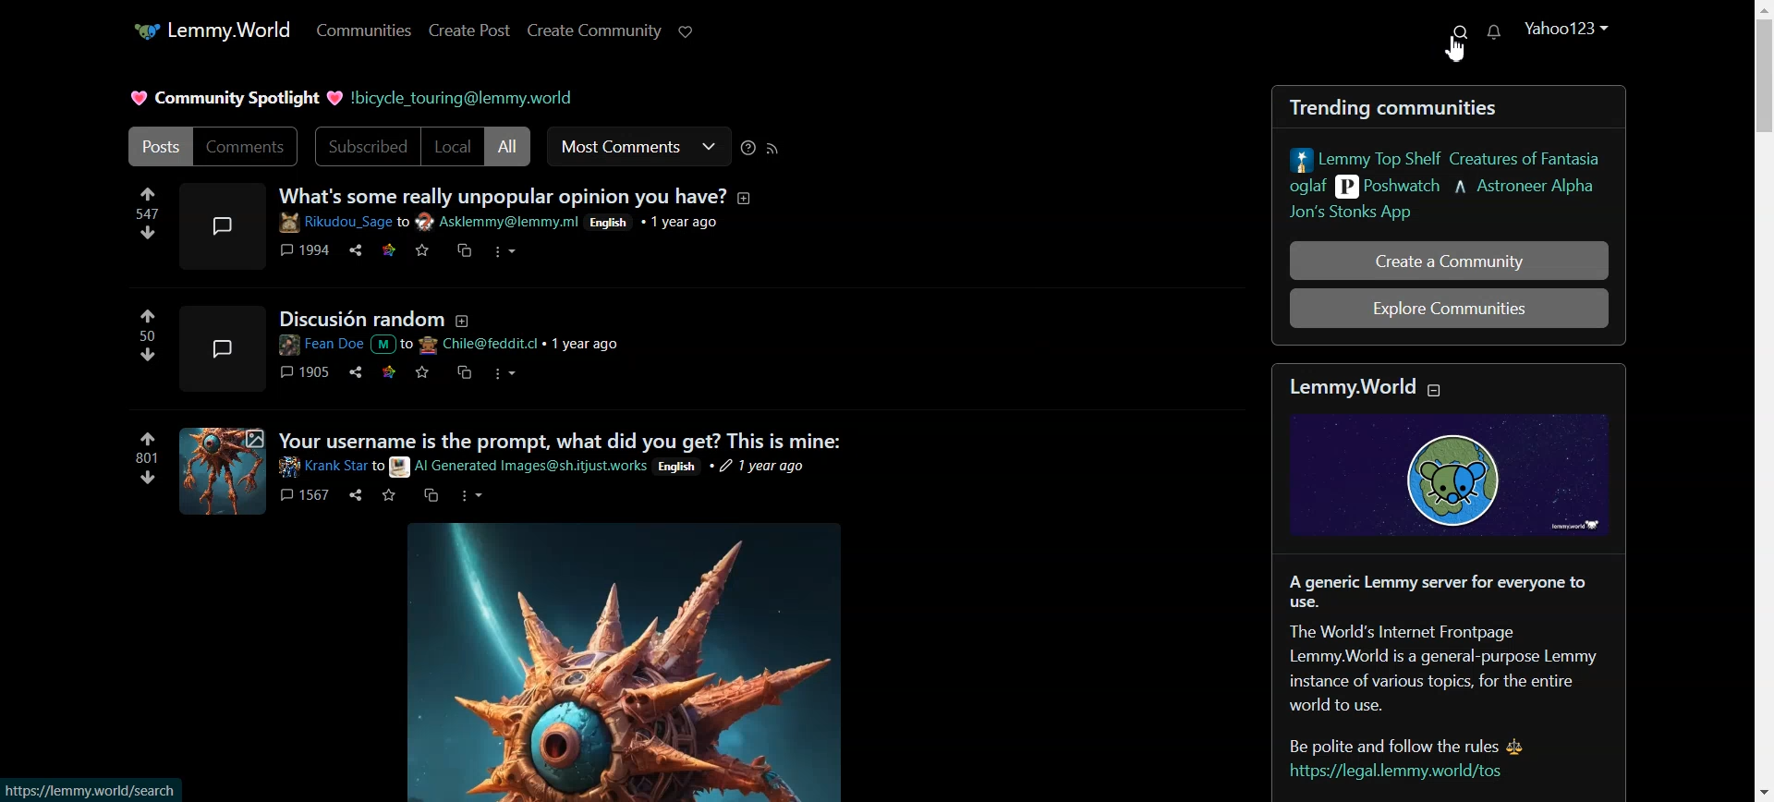 The image size is (1774, 802). Describe the element at coordinates (1446, 671) in the screenshot. I see `The World's Internet FrontpageLemmy.World is a general-purpose Lemmyinstance of various topics, for the entire world to use.` at that location.